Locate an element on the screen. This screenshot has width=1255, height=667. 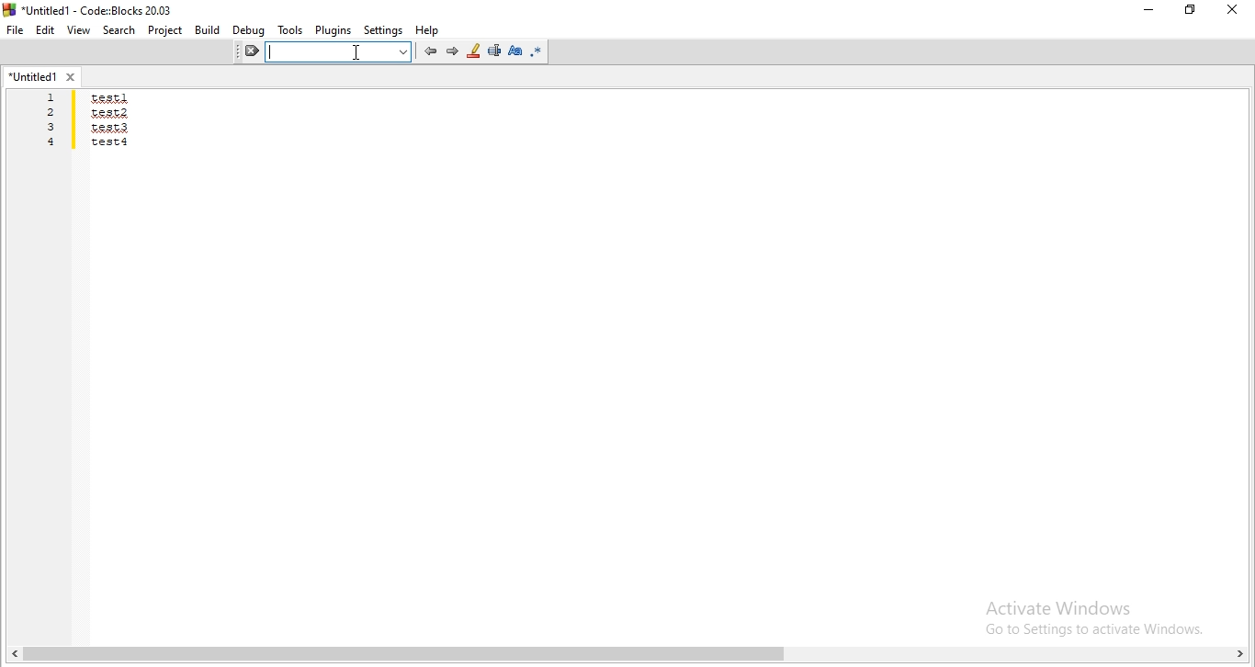
line numbers is located at coordinates (53, 121).